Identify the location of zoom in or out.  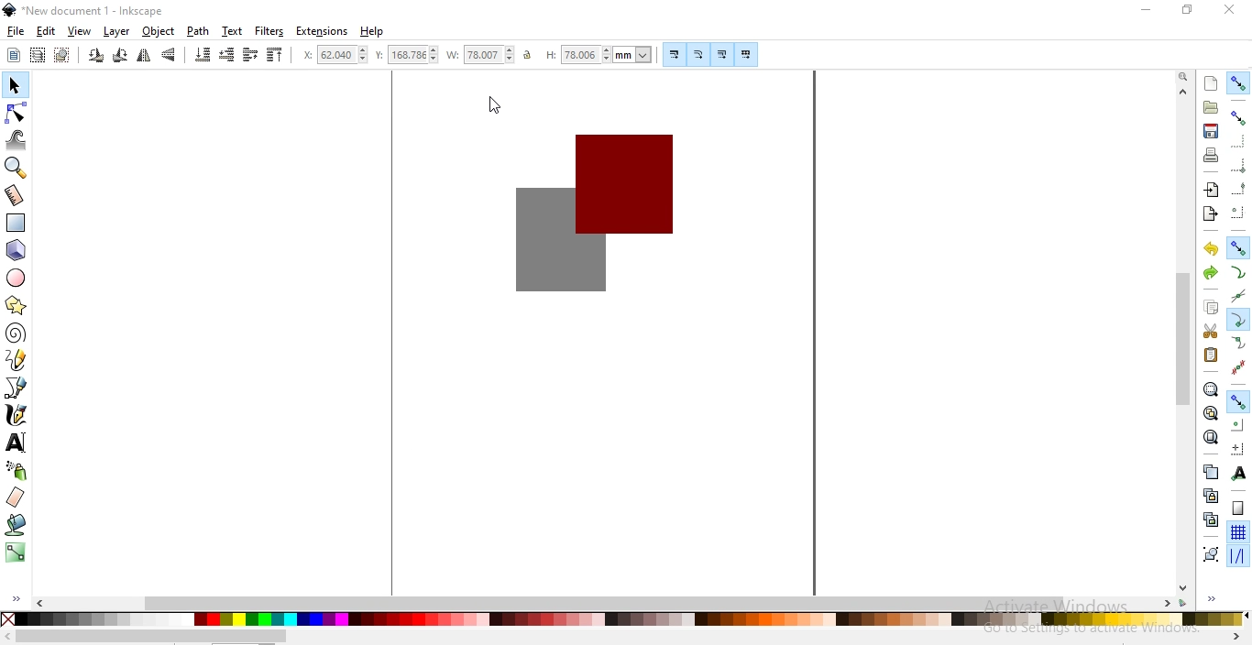
(14, 168).